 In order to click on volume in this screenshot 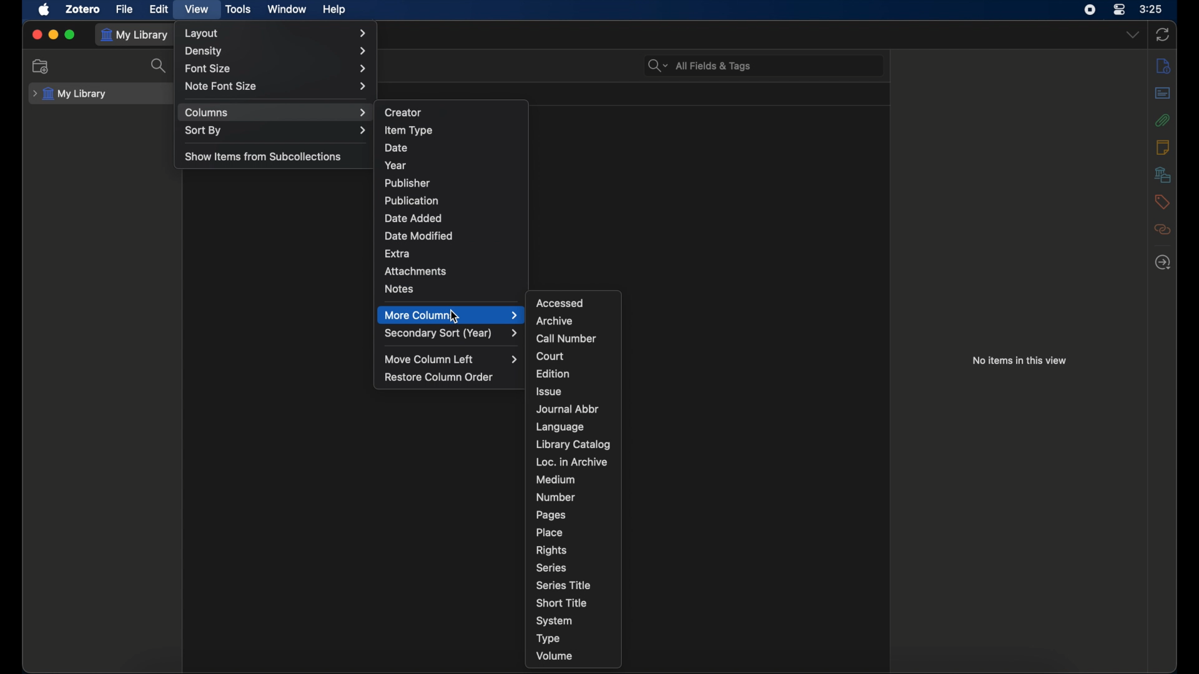, I will do `click(555, 655)`.